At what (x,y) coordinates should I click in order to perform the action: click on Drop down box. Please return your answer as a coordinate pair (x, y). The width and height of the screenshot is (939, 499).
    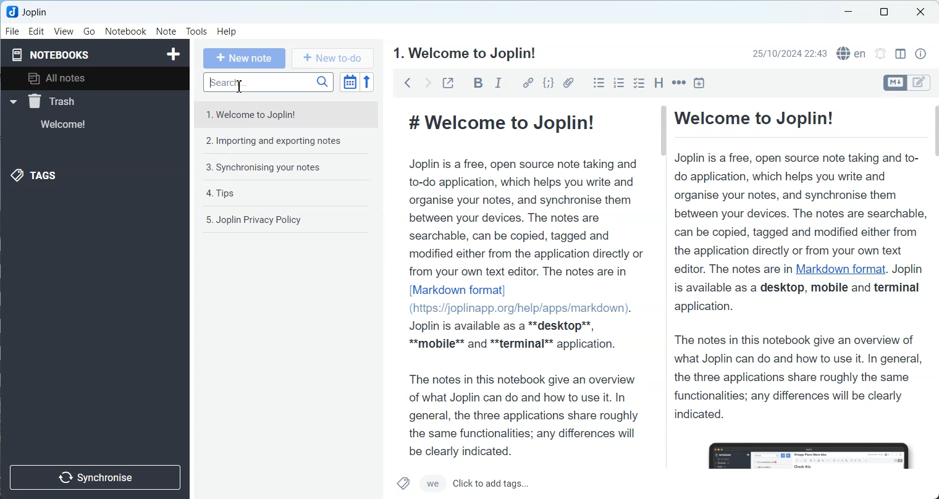
    Looking at the image, I should click on (12, 102).